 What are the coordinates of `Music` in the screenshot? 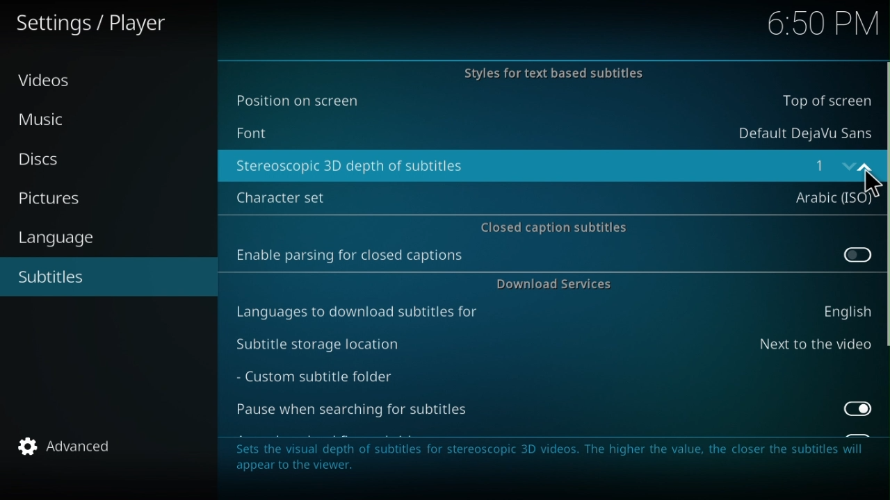 It's located at (55, 119).